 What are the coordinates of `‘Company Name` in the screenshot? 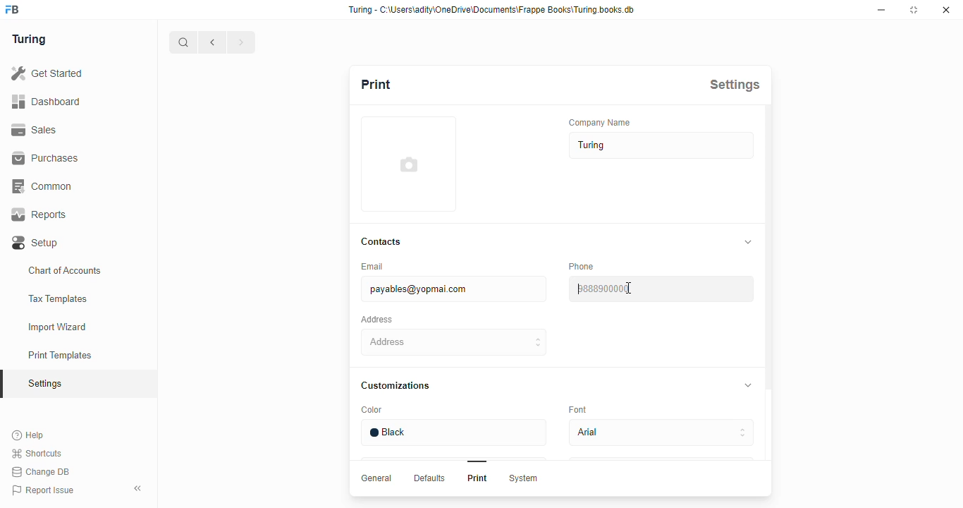 It's located at (601, 123).